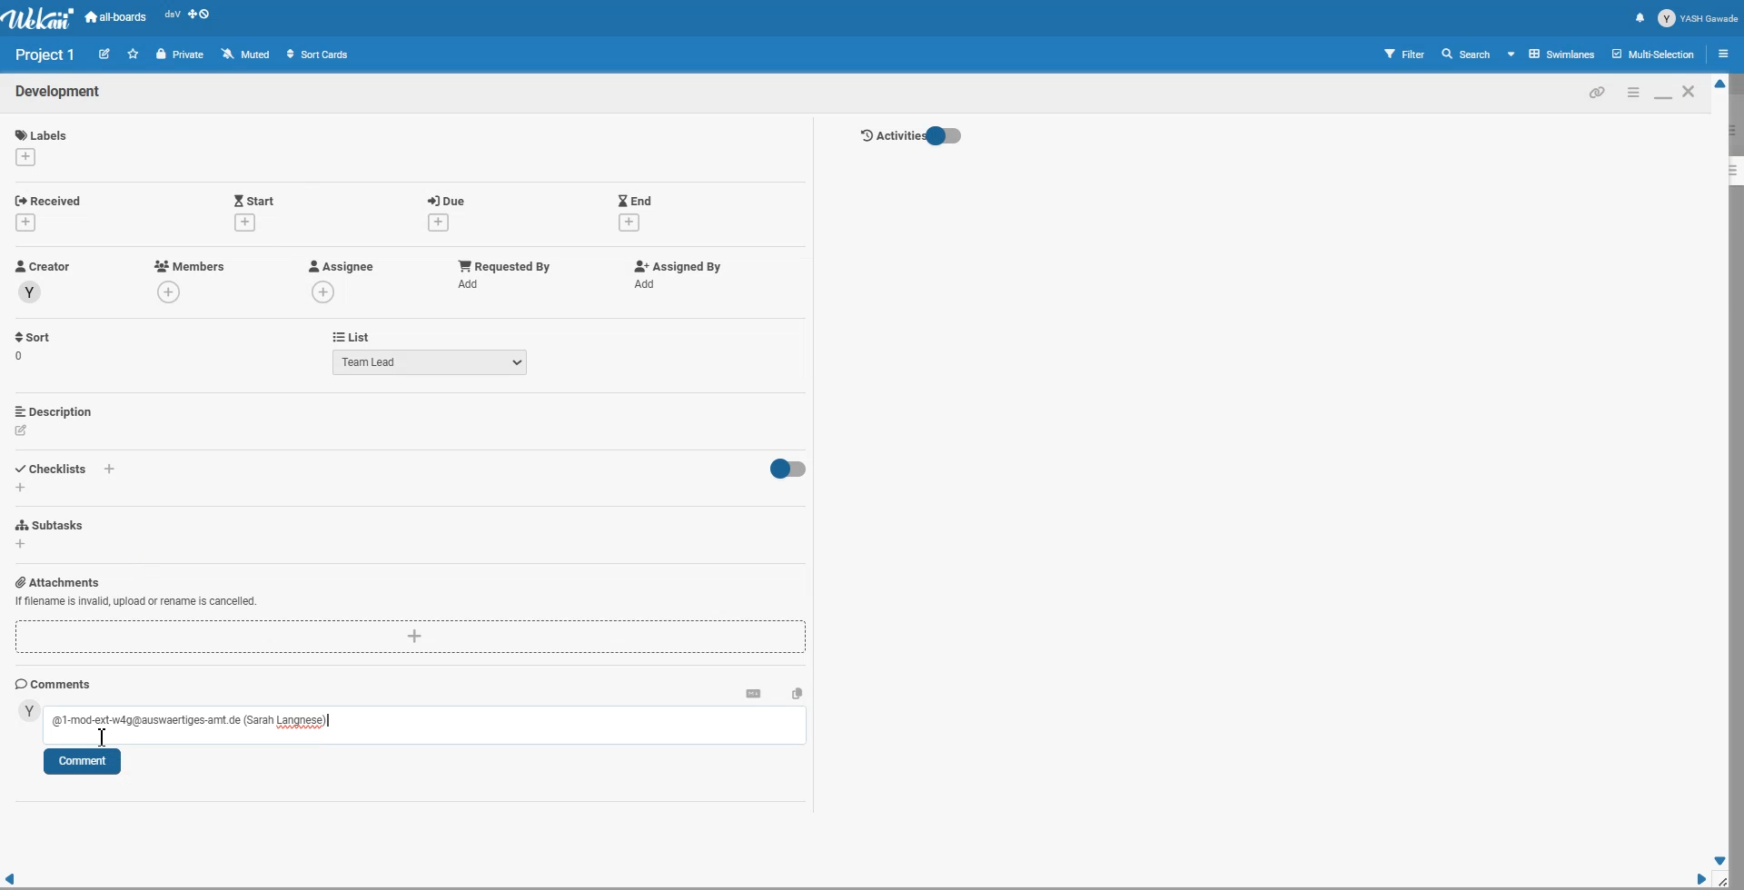 The width and height of the screenshot is (1744, 890). What do you see at coordinates (649, 284) in the screenshot?
I see `add` at bounding box center [649, 284].